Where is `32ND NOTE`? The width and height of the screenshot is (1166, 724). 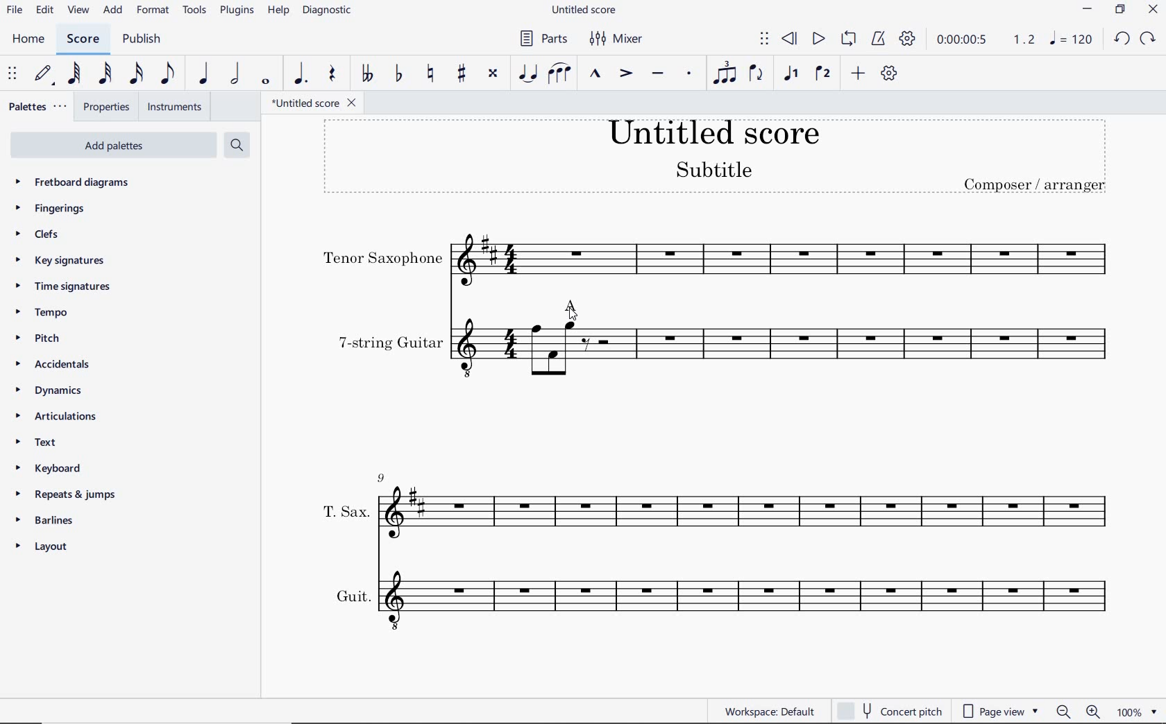 32ND NOTE is located at coordinates (105, 74).